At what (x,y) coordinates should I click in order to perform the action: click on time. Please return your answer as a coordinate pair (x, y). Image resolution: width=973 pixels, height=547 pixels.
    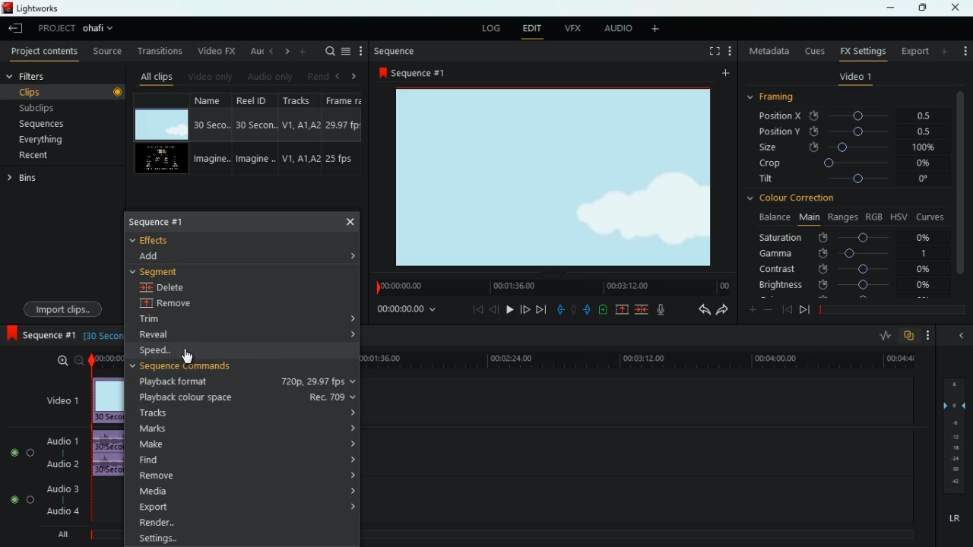
    Looking at the image, I should click on (636, 360).